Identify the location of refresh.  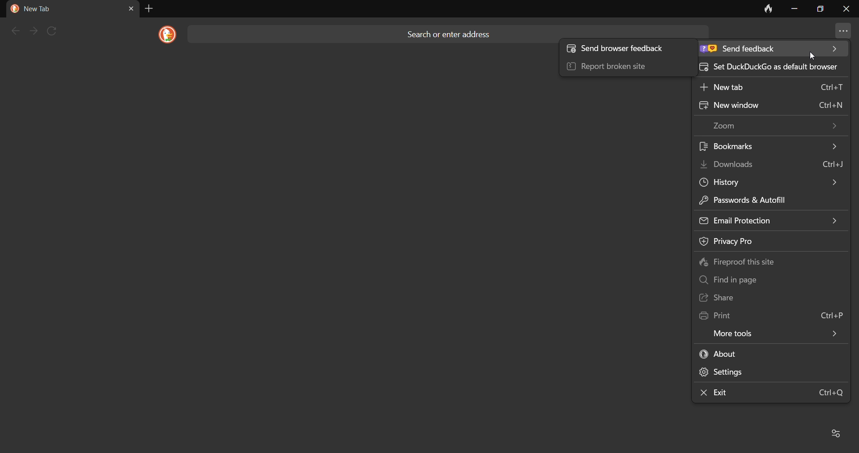
(55, 31).